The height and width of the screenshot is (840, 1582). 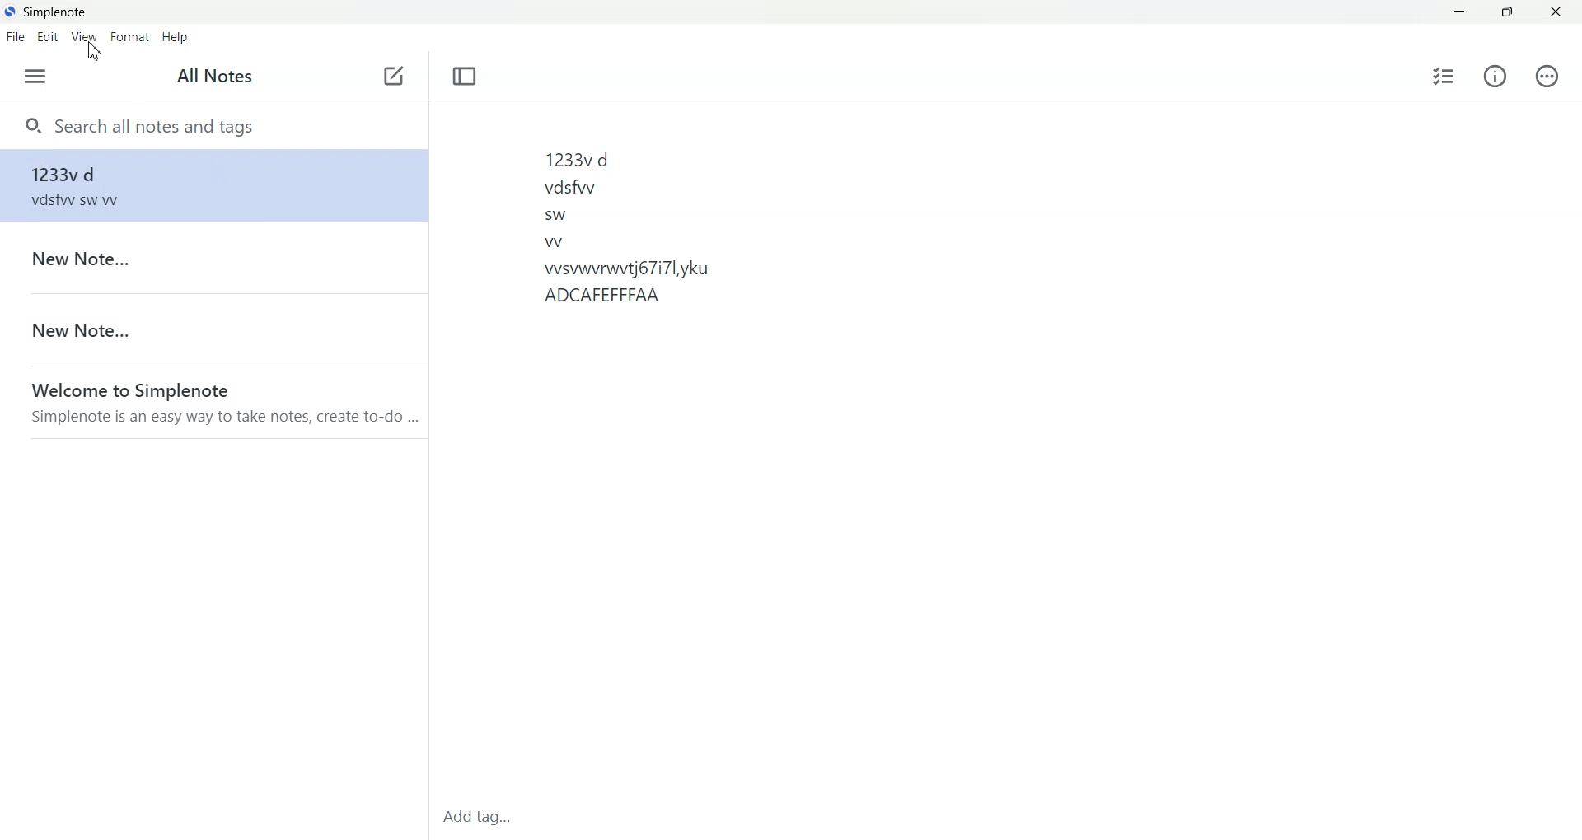 What do you see at coordinates (485, 817) in the screenshot?
I see `Add Tag` at bounding box center [485, 817].